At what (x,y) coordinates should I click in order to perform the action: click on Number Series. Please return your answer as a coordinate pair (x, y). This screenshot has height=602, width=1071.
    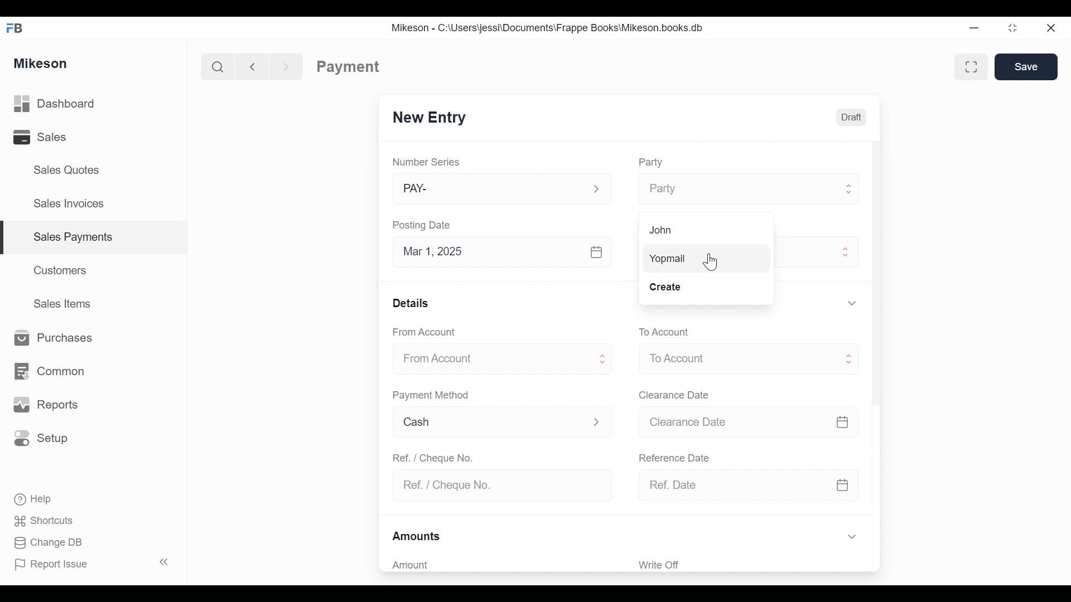
    Looking at the image, I should click on (428, 162).